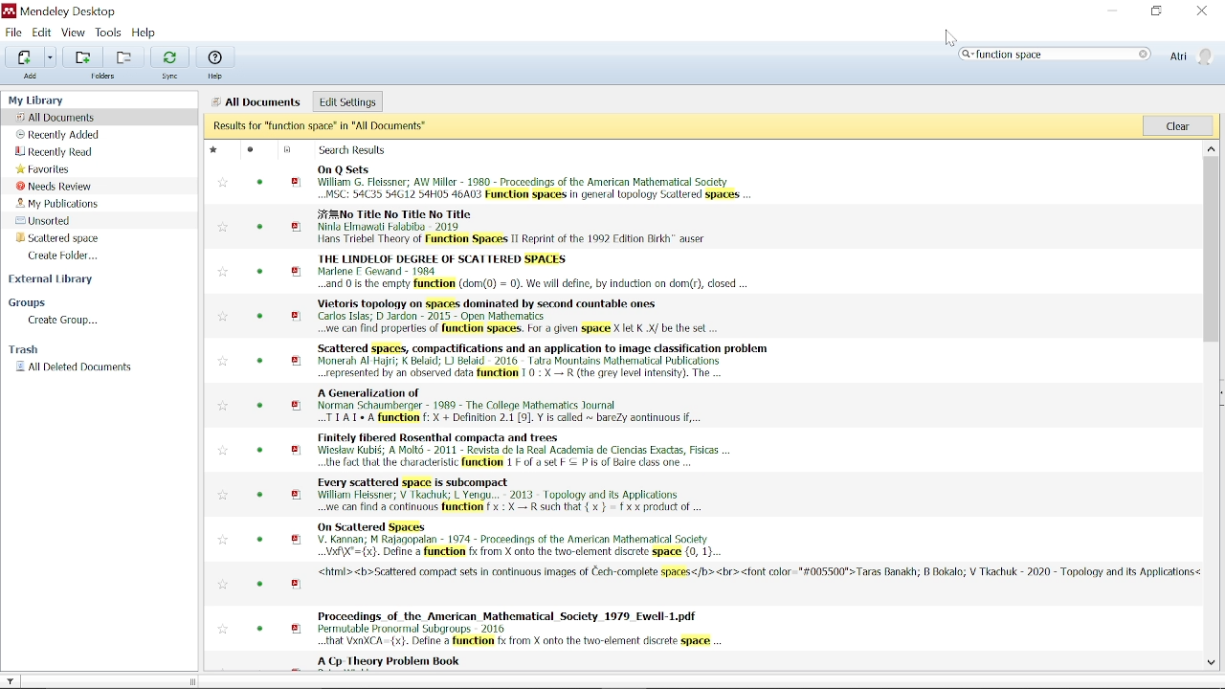  What do you see at coordinates (147, 32) in the screenshot?
I see `Help` at bounding box center [147, 32].